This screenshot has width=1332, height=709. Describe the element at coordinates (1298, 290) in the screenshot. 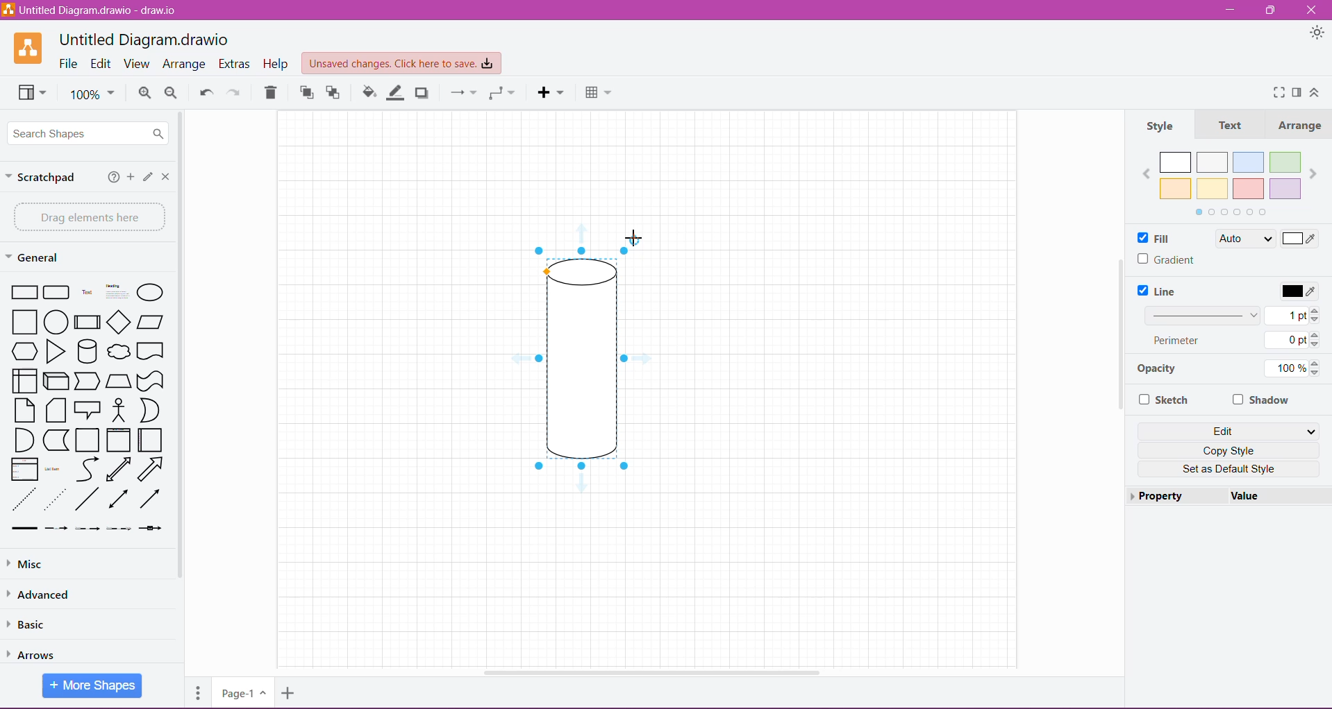

I see `Set Line color` at that location.